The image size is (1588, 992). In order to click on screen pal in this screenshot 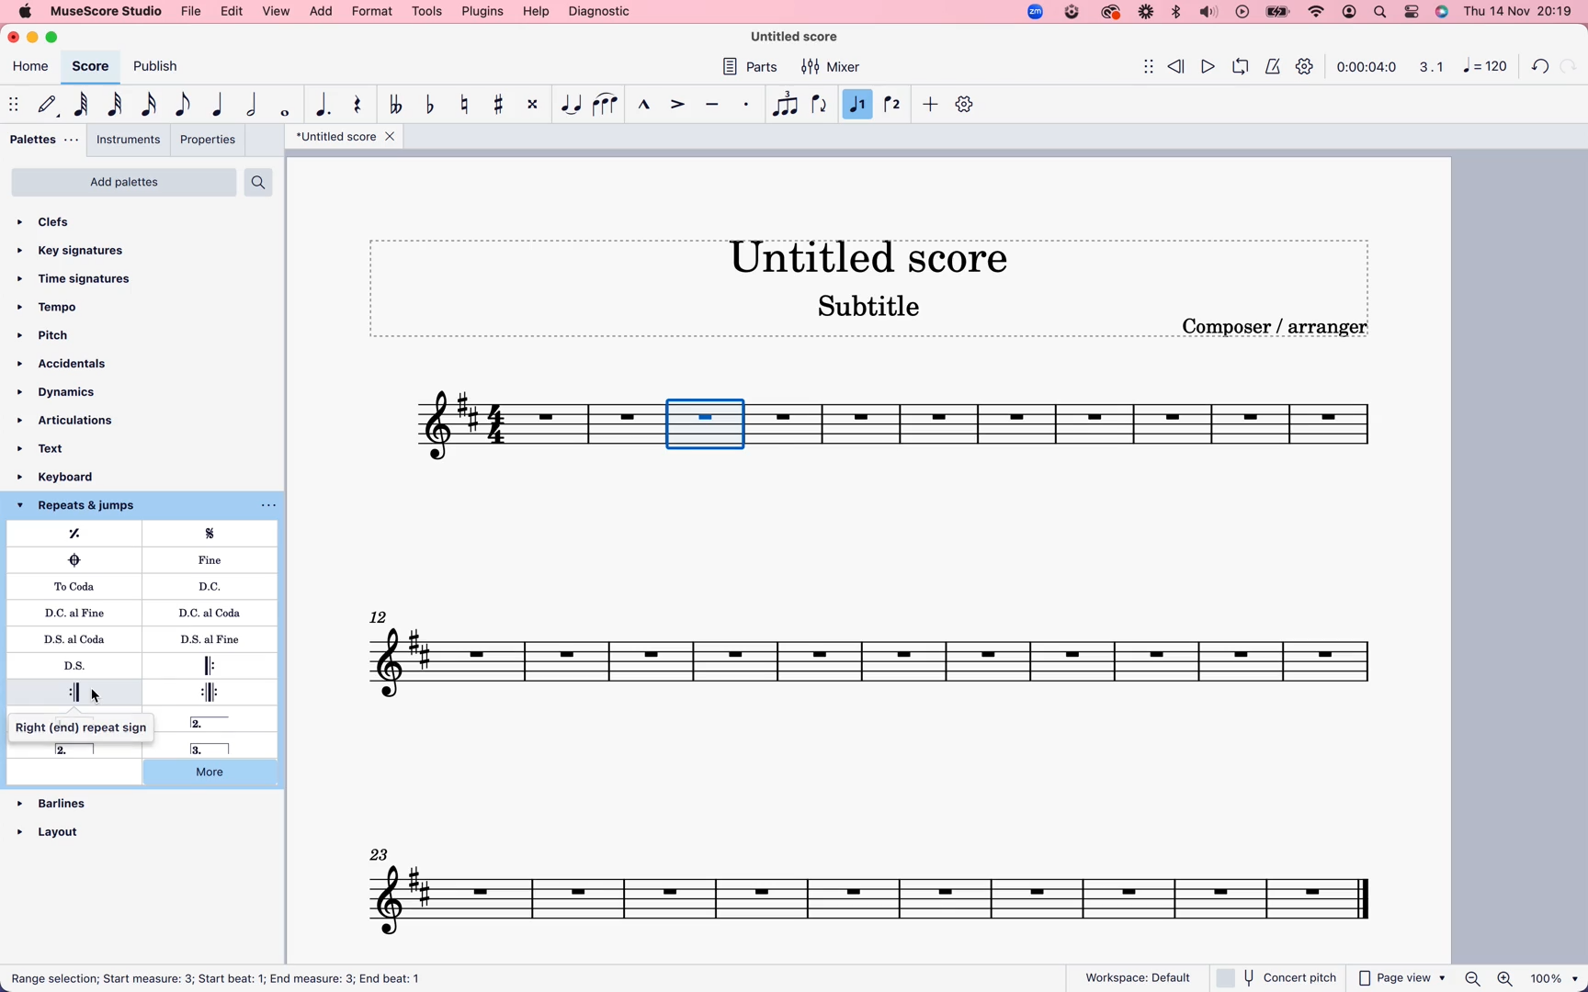, I will do `click(1071, 14)`.